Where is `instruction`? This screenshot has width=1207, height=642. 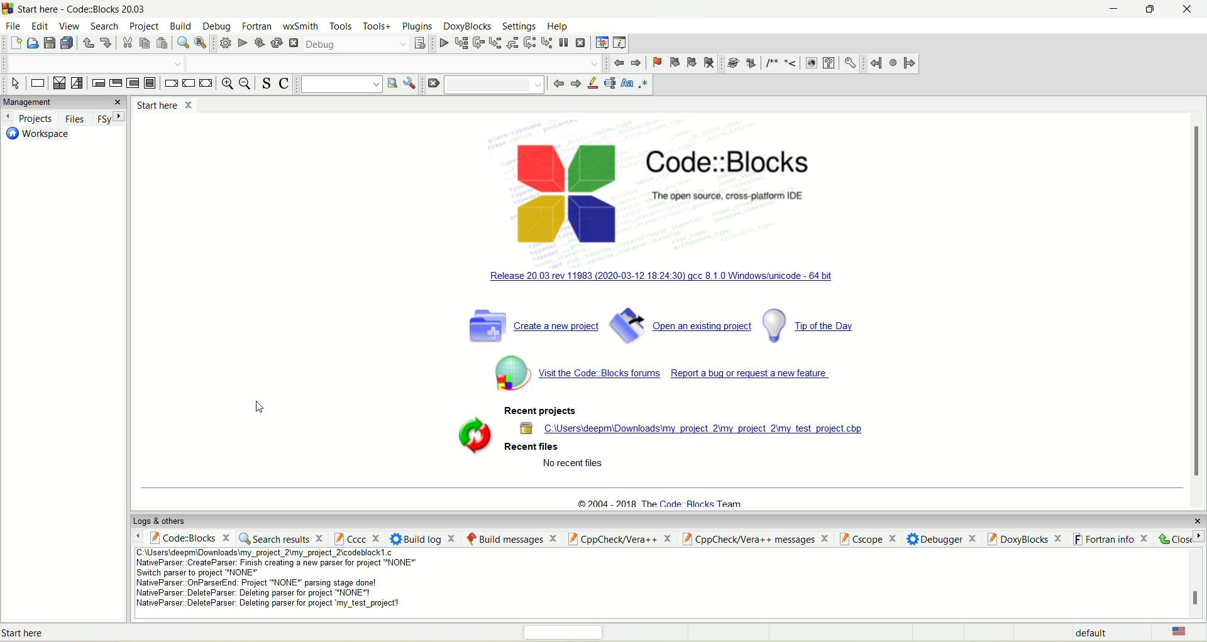
instruction is located at coordinates (39, 84).